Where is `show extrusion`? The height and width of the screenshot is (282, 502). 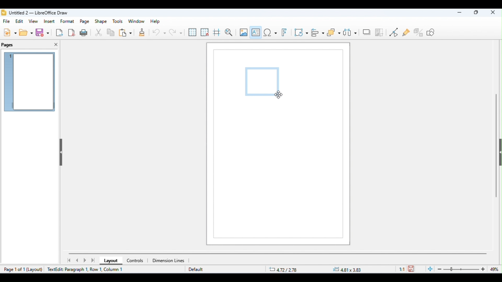 show extrusion is located at coordinates (419, 32).